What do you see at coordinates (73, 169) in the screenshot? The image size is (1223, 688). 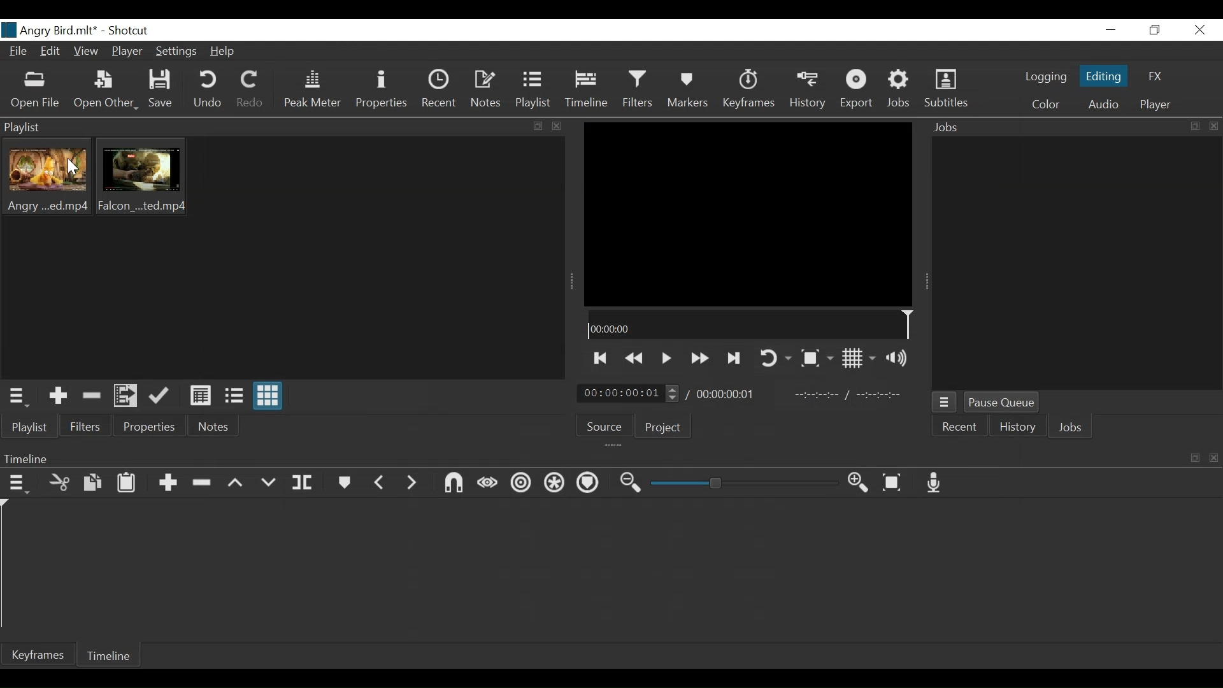 I see `Cursor` at bounding box center [73, 169].